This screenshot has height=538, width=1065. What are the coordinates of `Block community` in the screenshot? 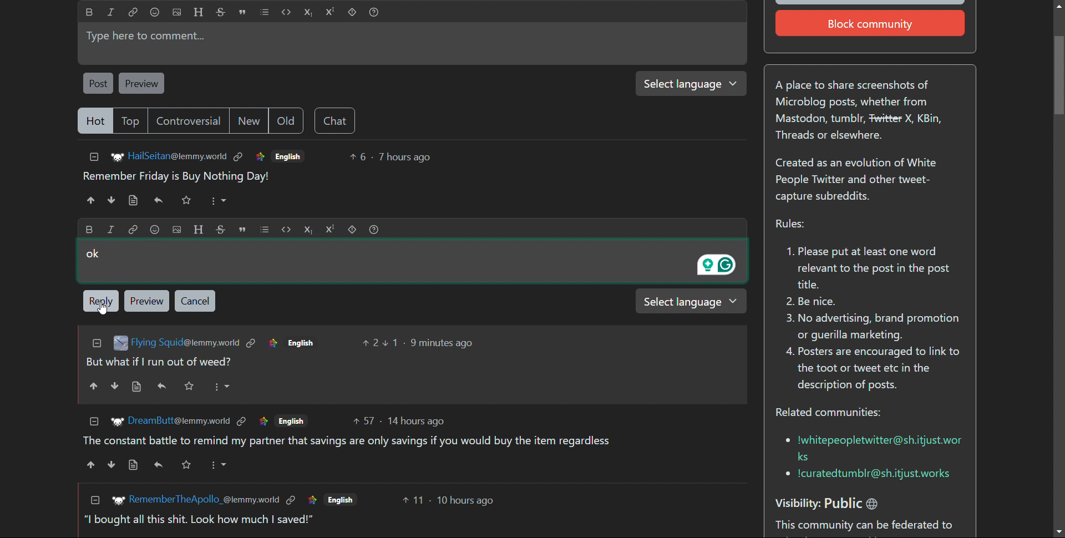 It's located at (873, 24).